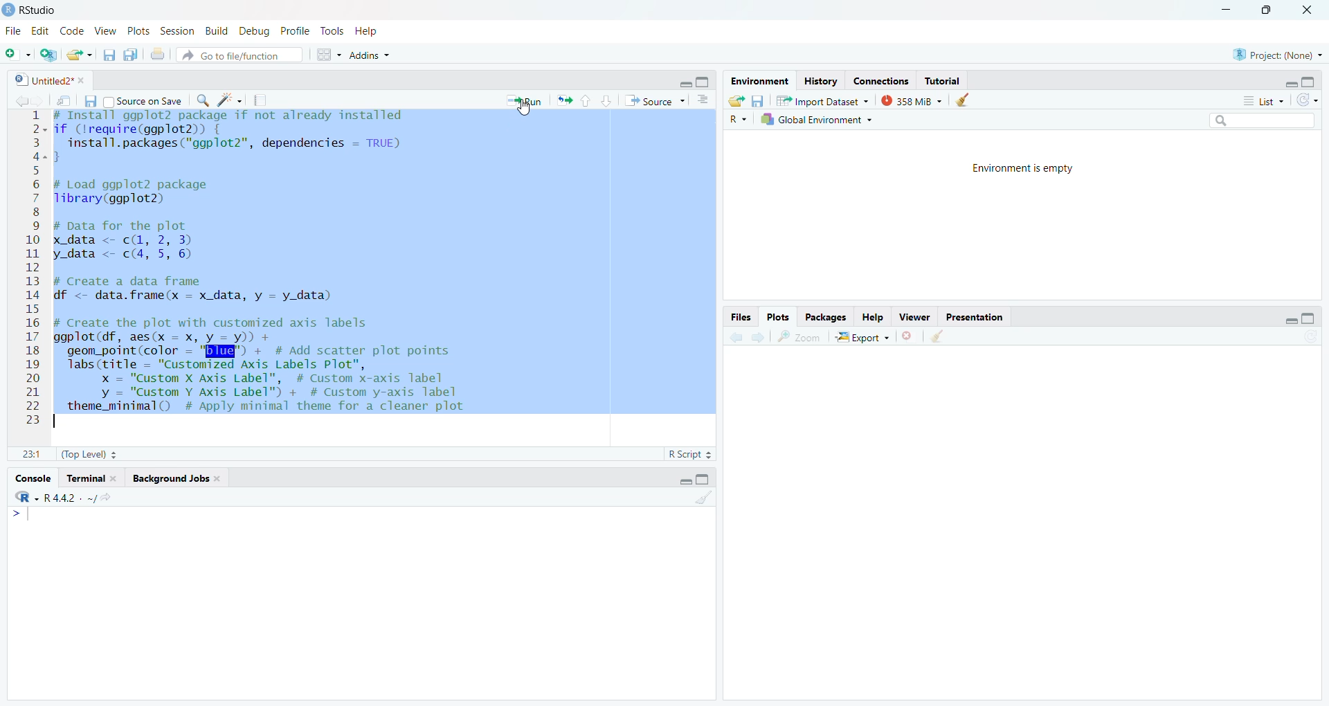 This screenshot has width=1329, height=706. What do you see at coordinates (332, 30) in the screenshot?
I see `Tools` at bounding box center [332, 30].